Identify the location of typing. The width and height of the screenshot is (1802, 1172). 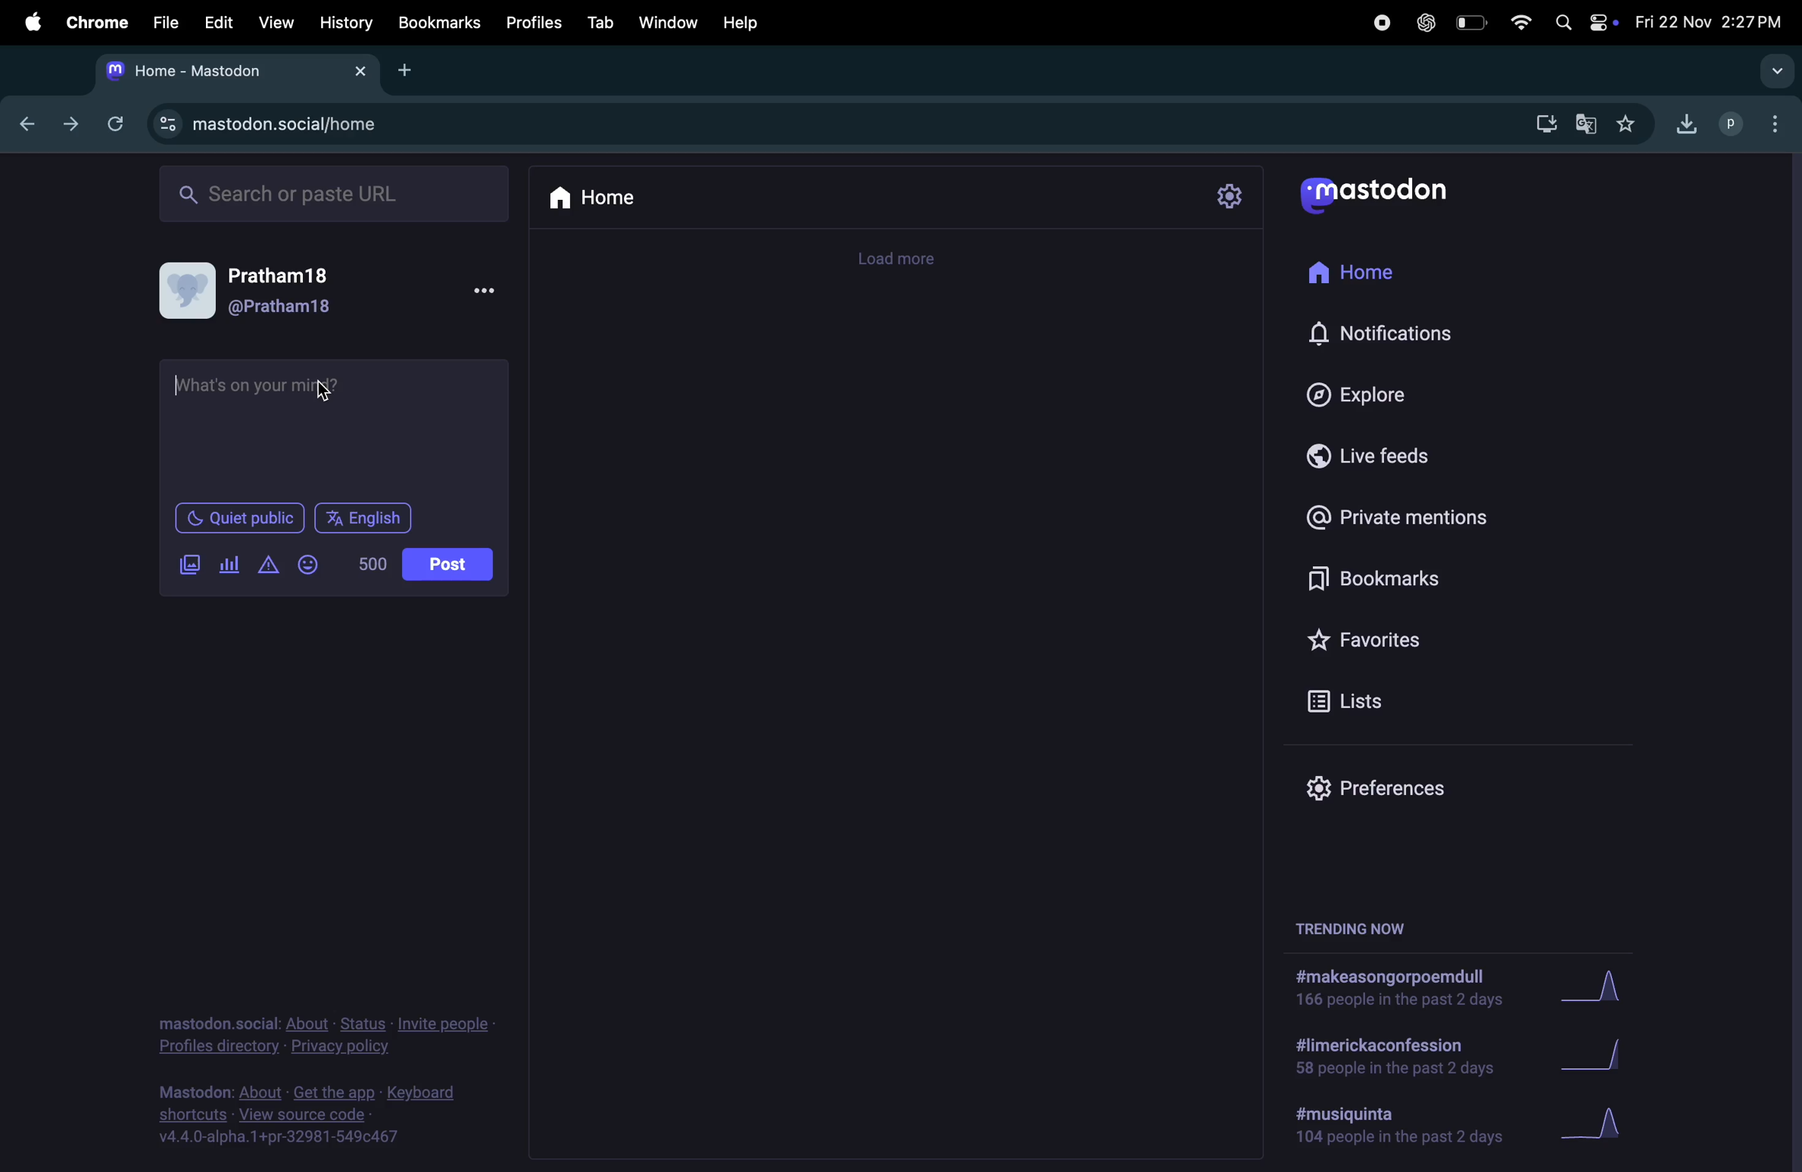
(255, 388).